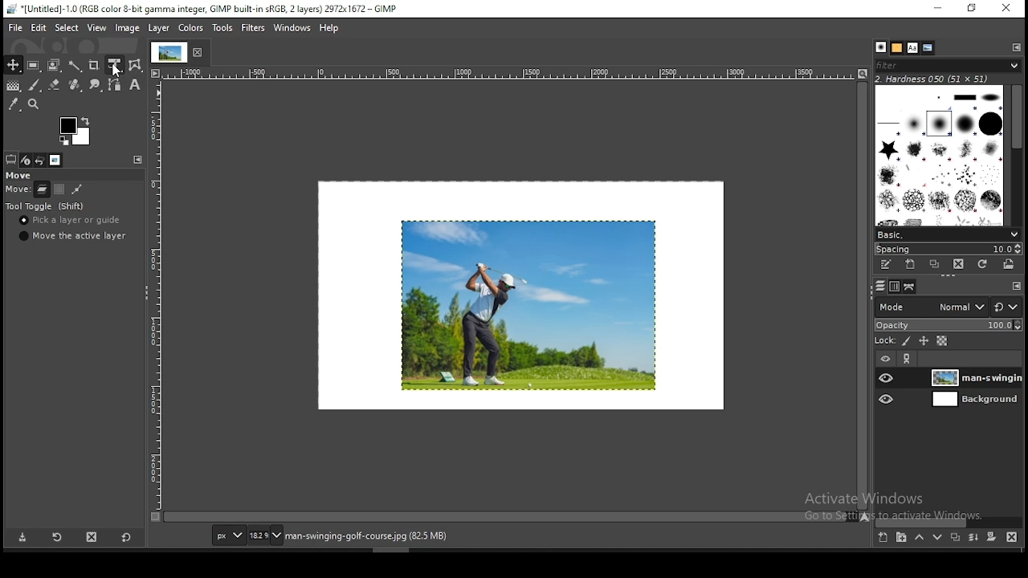 The image size is (1028, 578). Describe the element at coordinates (862, 296) in the screenshot. I see `scroll bar` at that location.